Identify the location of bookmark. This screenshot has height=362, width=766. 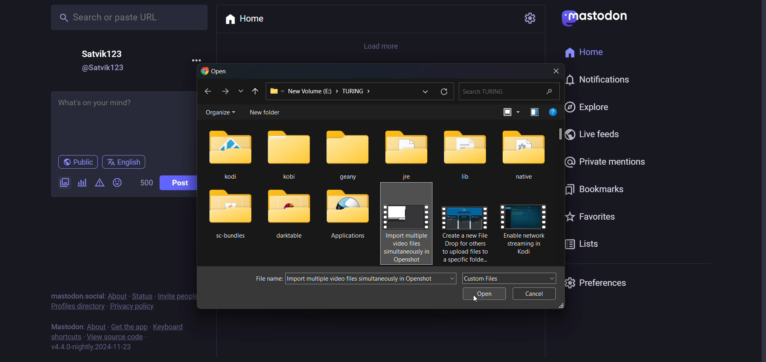
(594, 191).